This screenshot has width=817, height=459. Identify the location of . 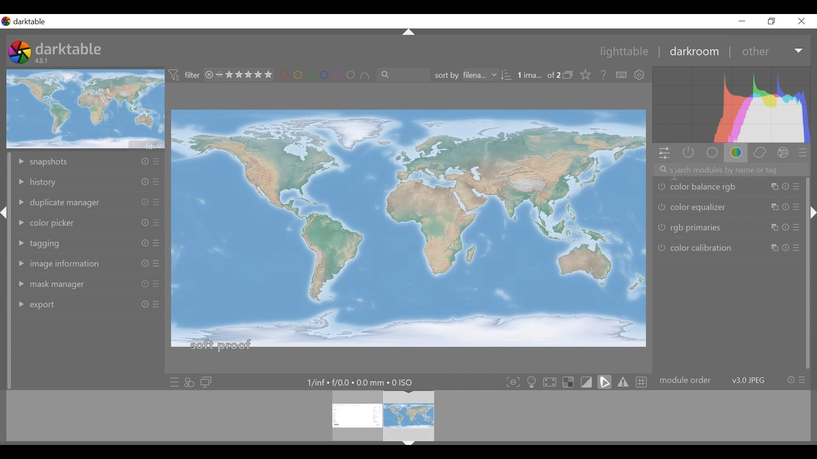
(155, 284).